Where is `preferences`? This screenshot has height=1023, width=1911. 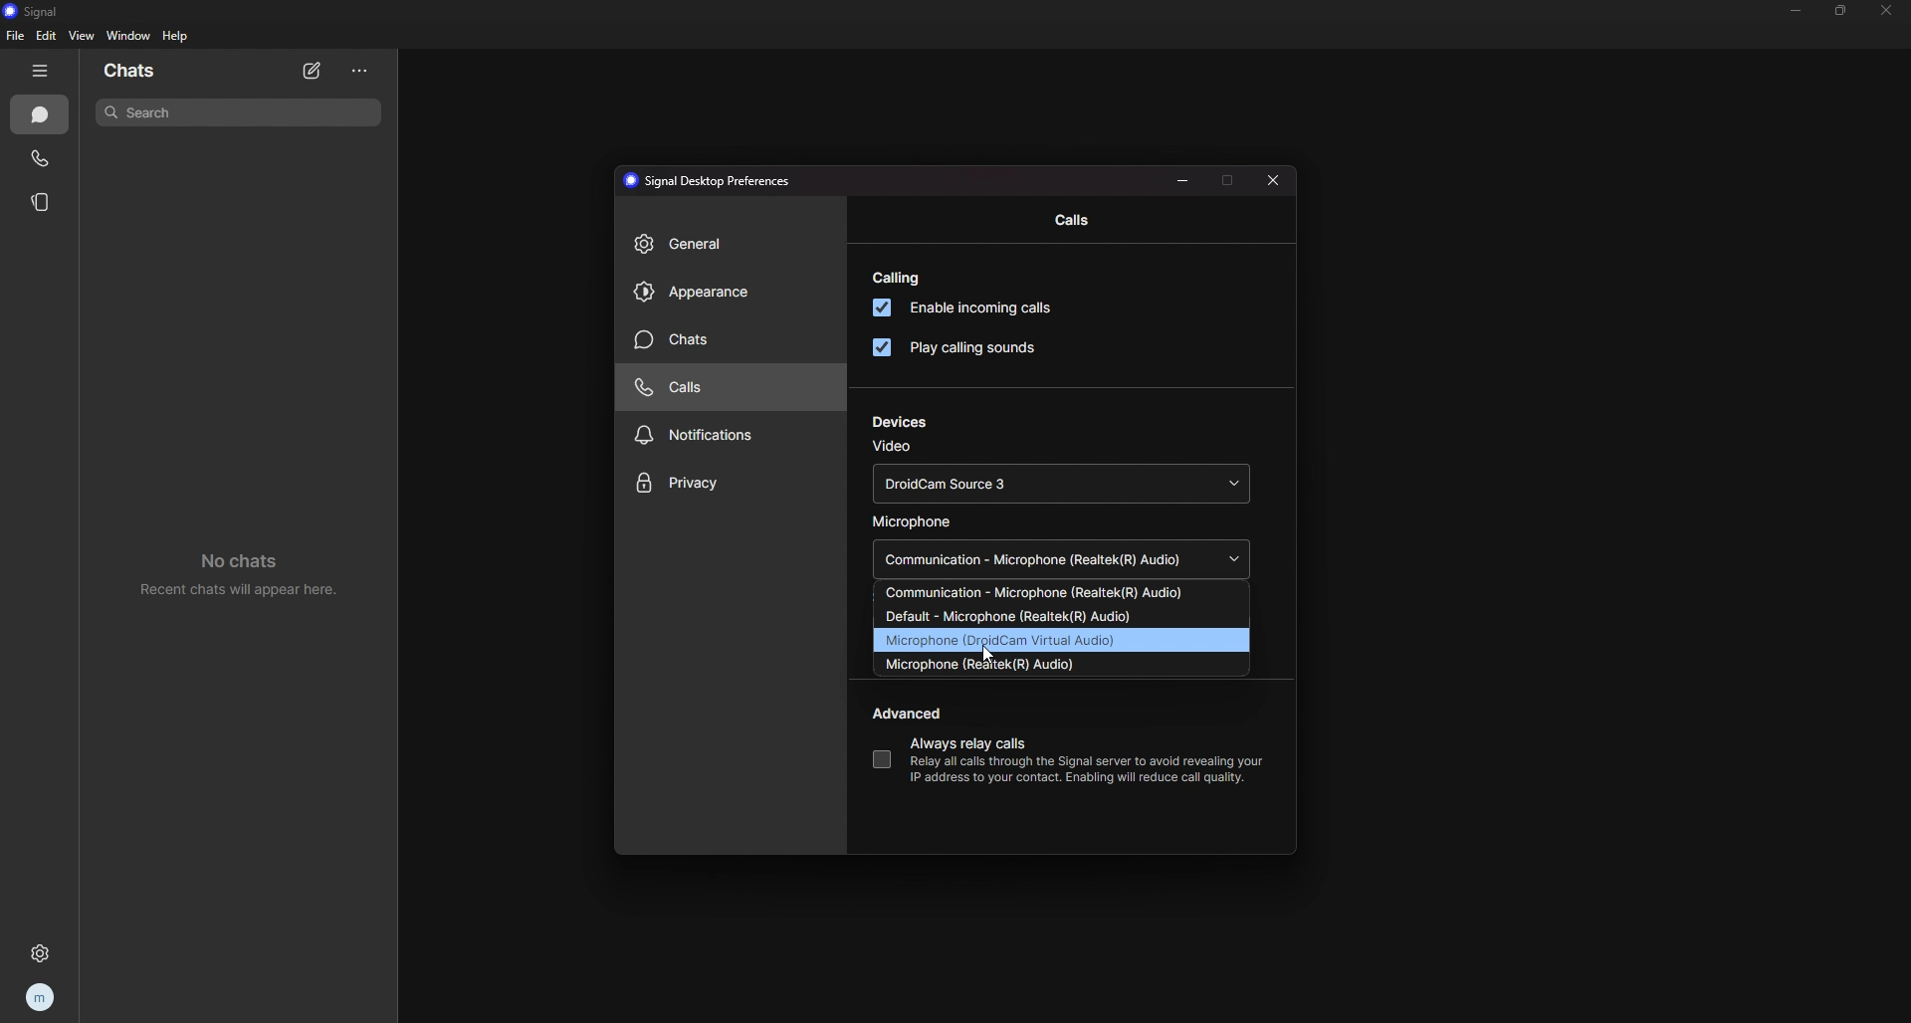
preferences is located at coordinates (713, 181).